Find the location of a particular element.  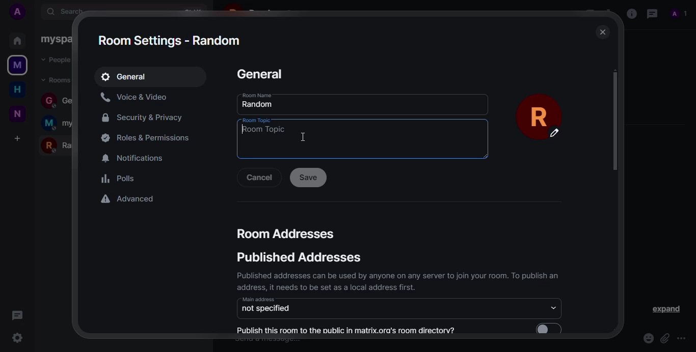

main address is located at coordinates (259, 300).